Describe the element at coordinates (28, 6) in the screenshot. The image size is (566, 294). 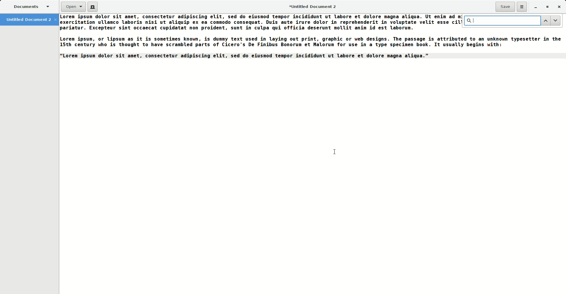
I see `Documents` at that location.